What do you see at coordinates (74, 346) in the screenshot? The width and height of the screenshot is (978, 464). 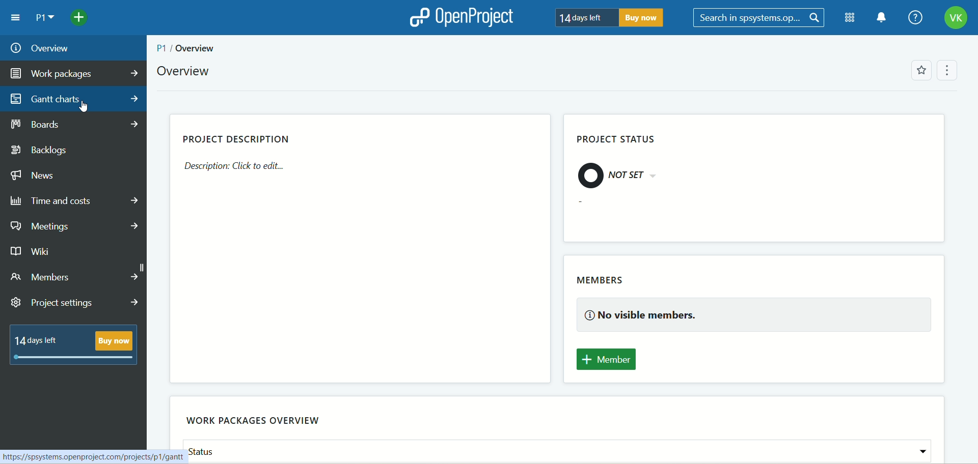 I see `14 days left buy now` at bounding box center [74, 346].